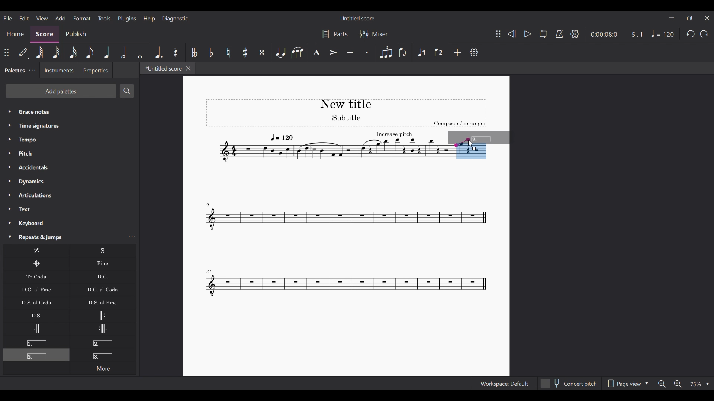 This screenshot has width=714, height=401. I want to click on Tuplet, so click(385, 52).